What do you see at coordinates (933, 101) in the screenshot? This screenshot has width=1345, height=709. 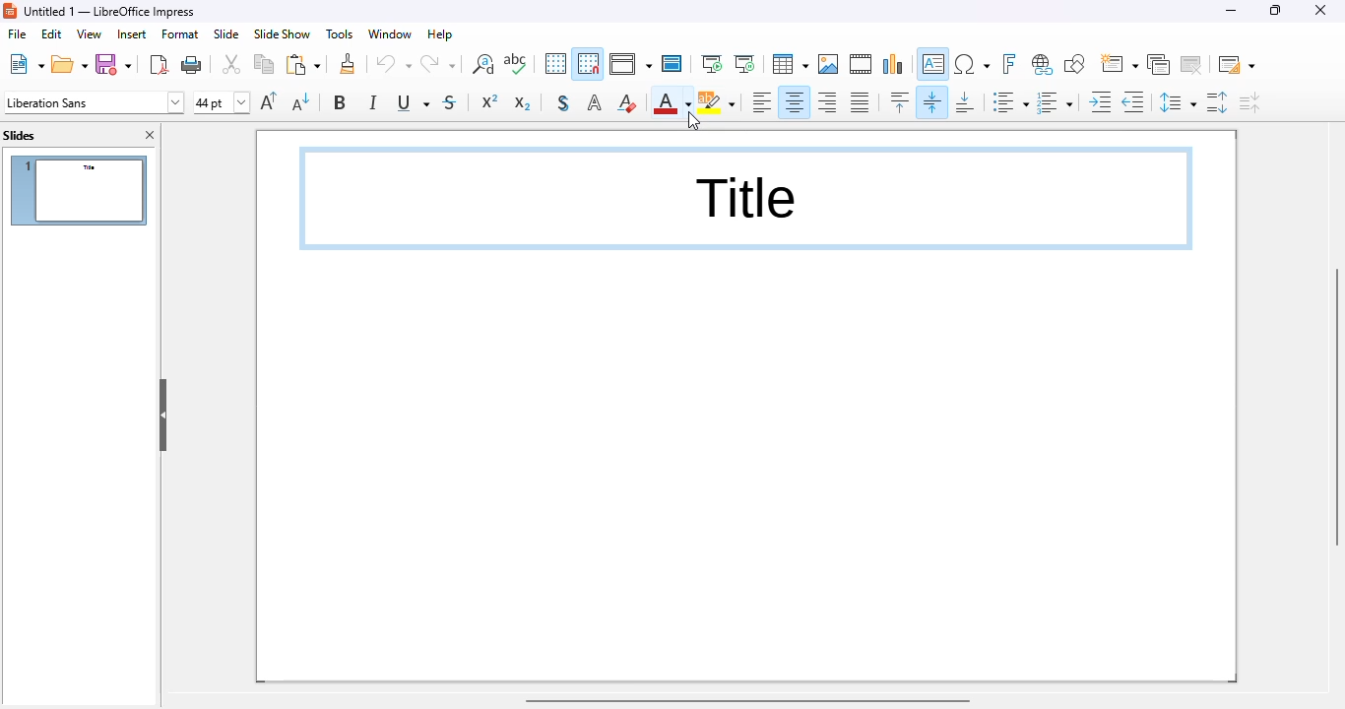 I see `center vertically` at bounding box center [933, 101].